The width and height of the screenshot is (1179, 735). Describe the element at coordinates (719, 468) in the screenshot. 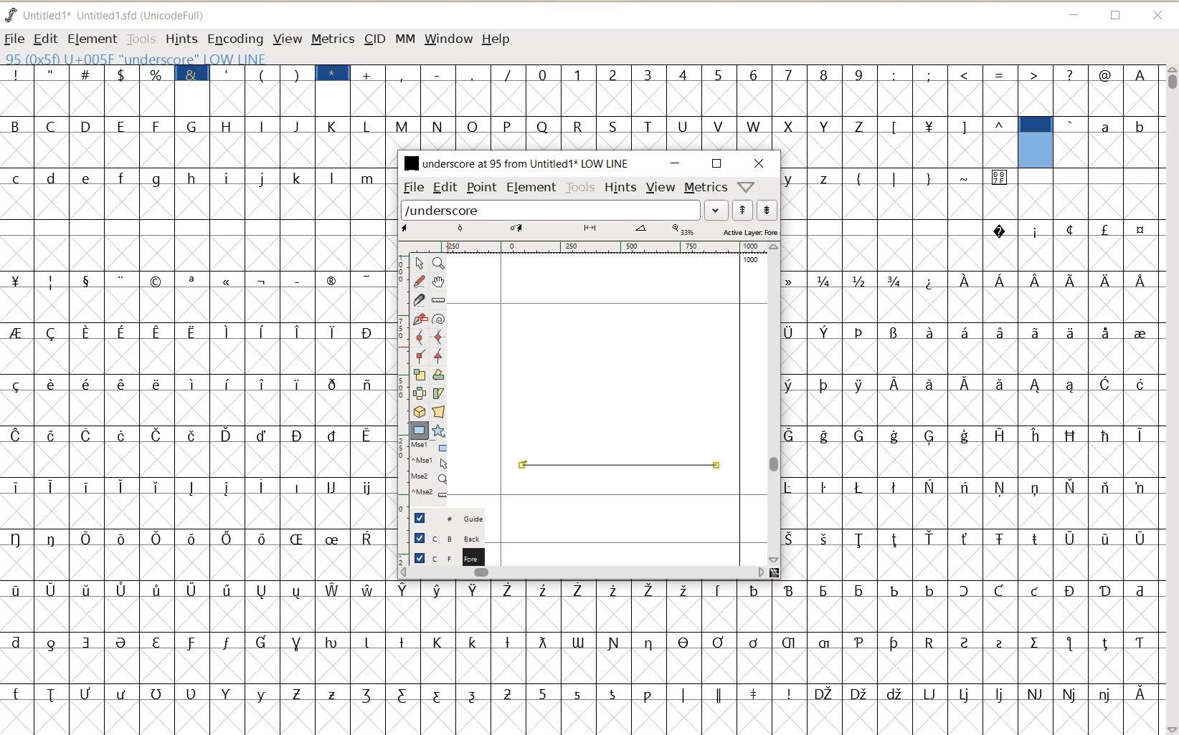

I see `ELLIPSE TOOL/CURSOR POSITION` at that location.